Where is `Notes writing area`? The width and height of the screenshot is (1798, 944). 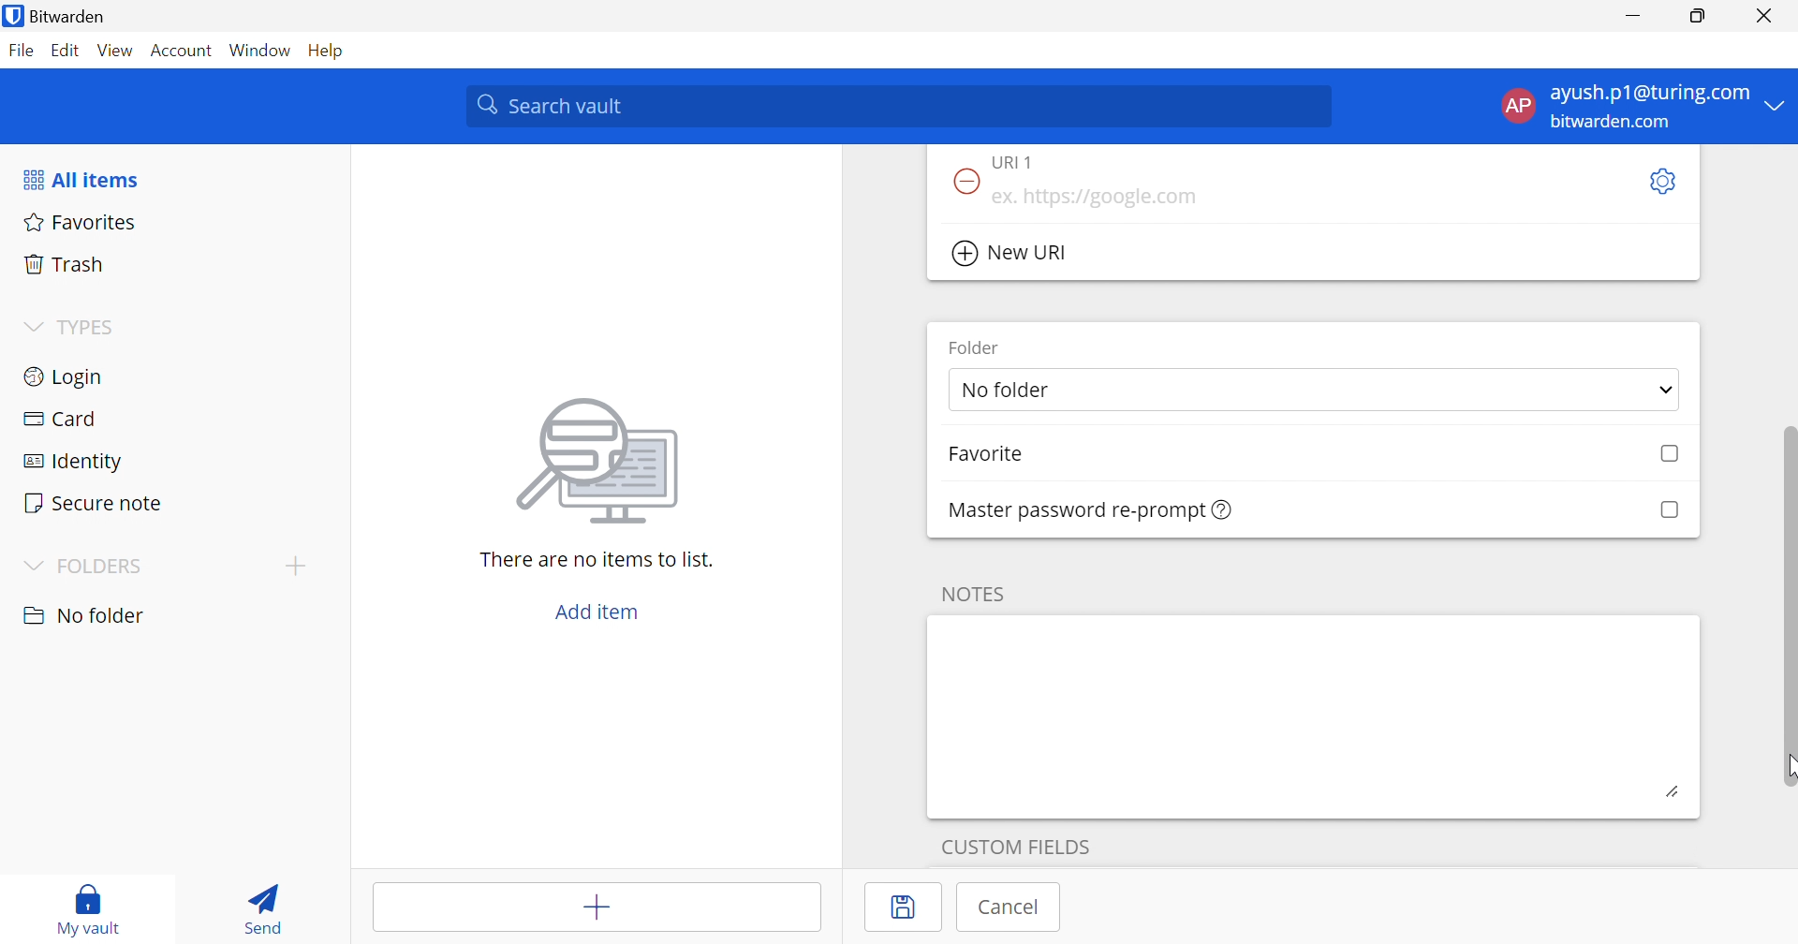
Notes writing area is located at coordinates (1314, 715).